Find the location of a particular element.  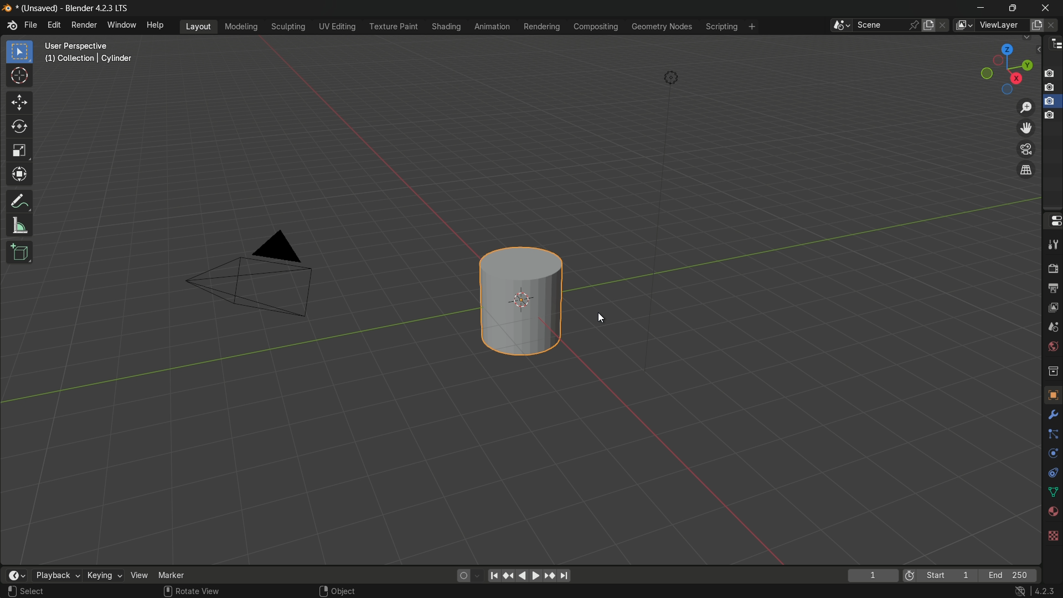

close app is located at coordinates (1047, 7).